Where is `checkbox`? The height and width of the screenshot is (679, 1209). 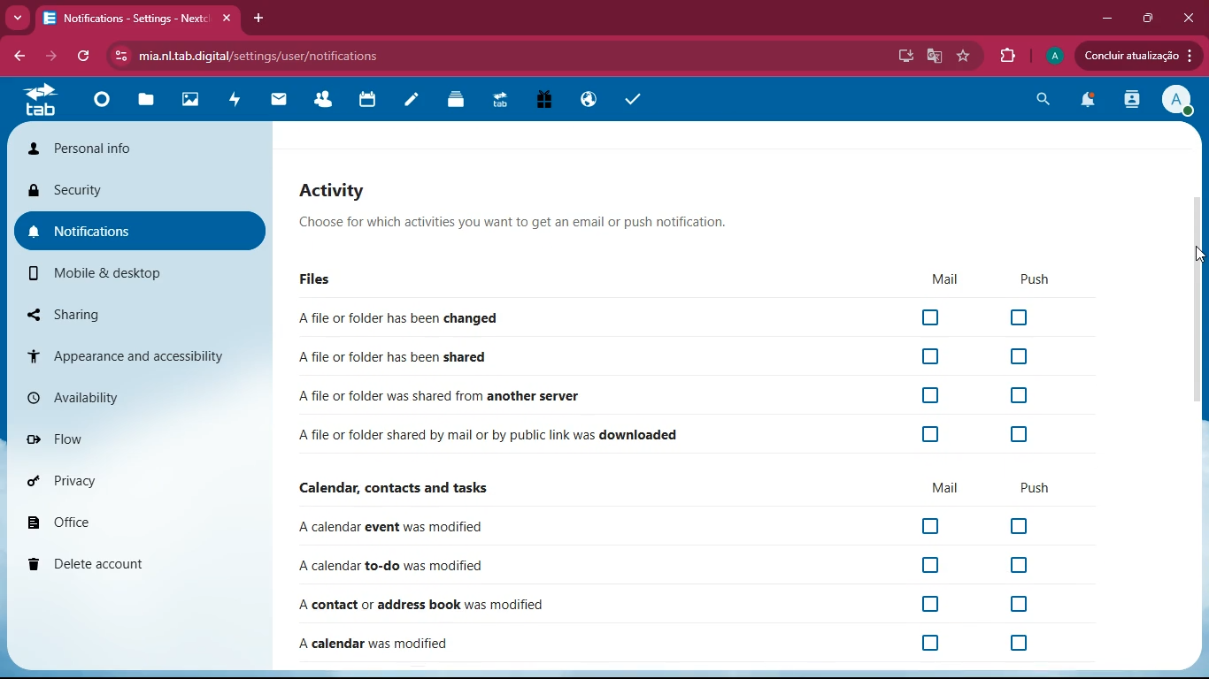
checkbox is located at coordinates (928, 396).